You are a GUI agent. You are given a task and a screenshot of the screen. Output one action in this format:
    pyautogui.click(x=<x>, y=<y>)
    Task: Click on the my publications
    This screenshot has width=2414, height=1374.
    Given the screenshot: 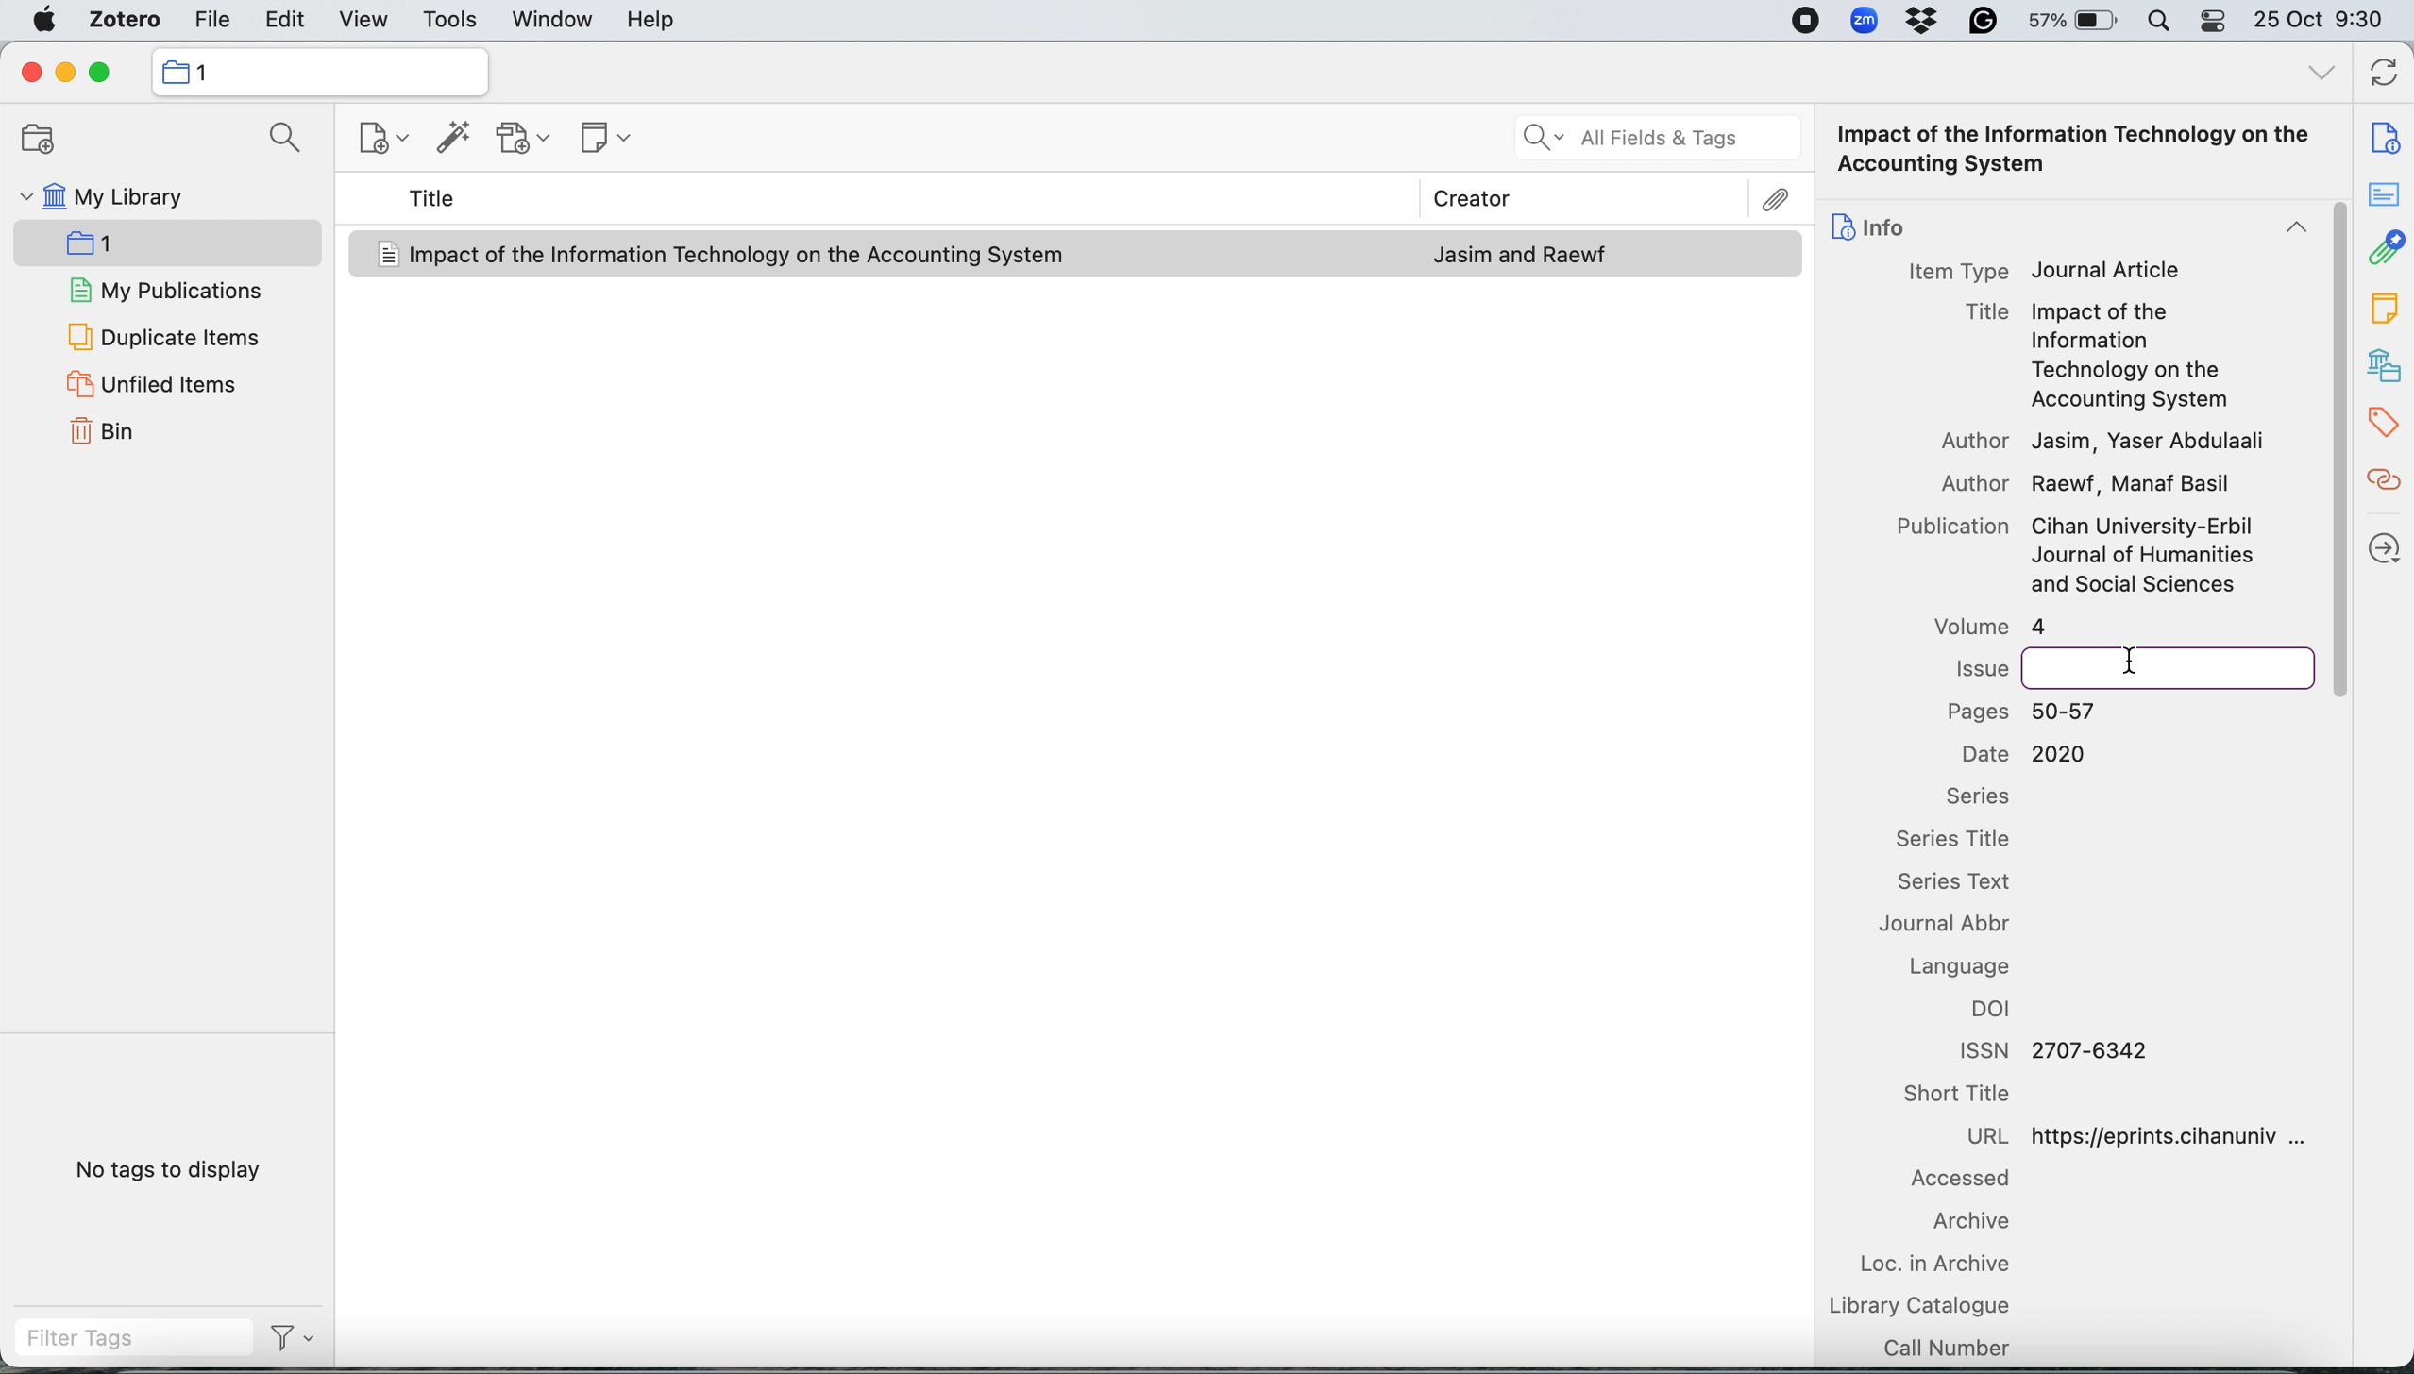 What is the action you would take?
    pyautogui.click(x=160, y=289)
    